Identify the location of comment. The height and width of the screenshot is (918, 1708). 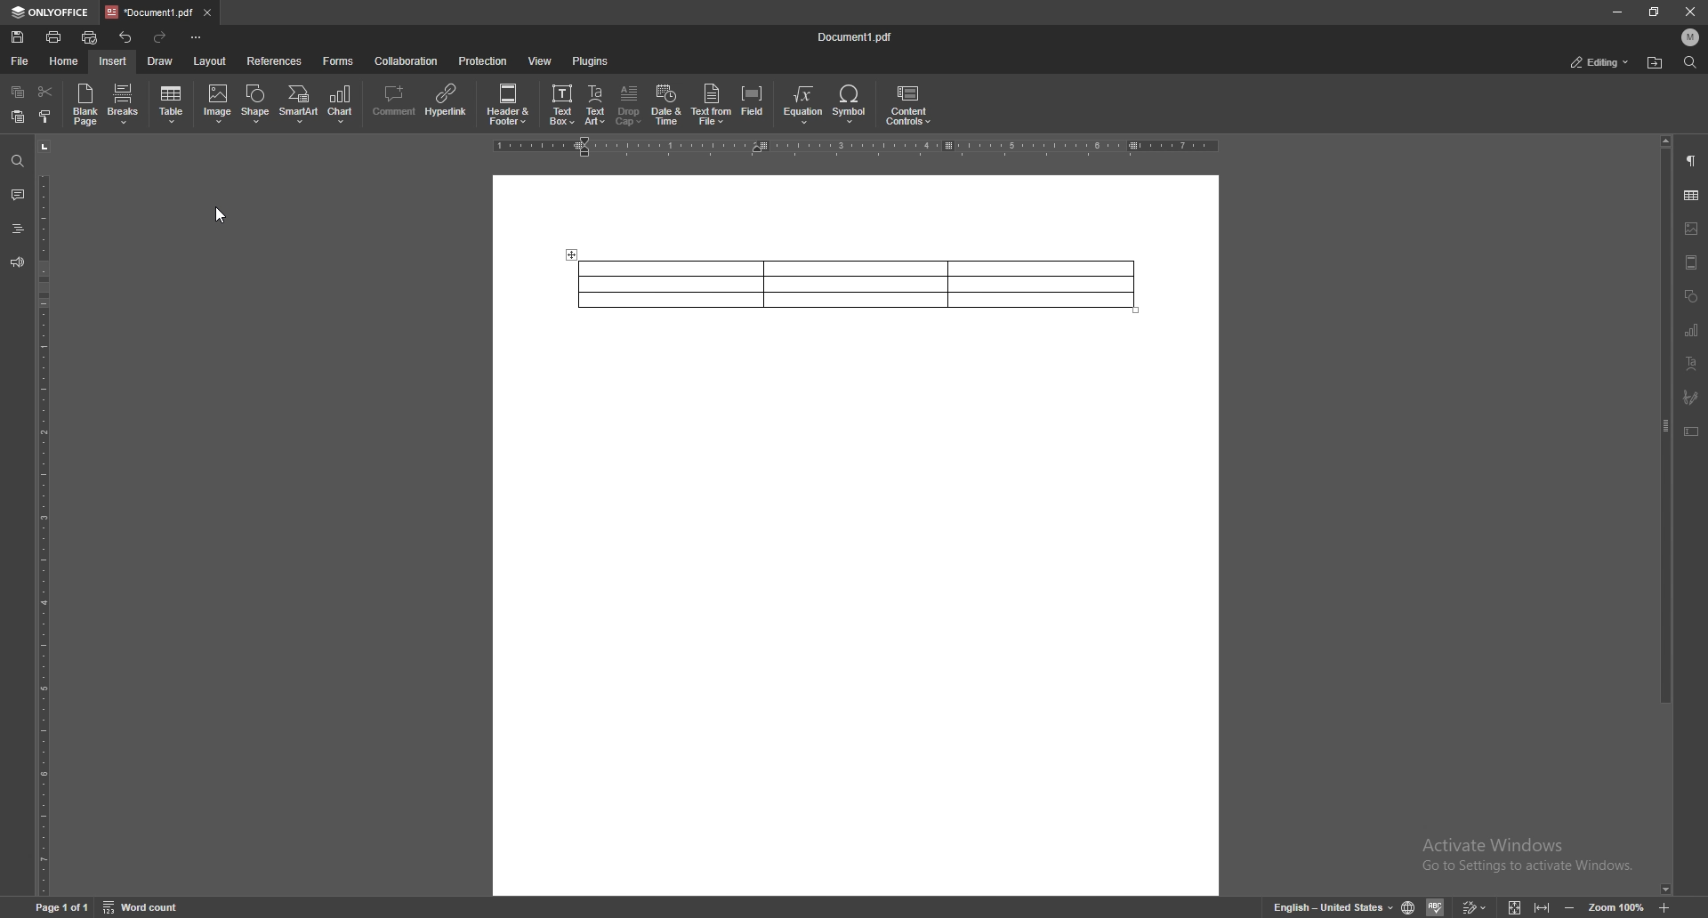
(393, 104).